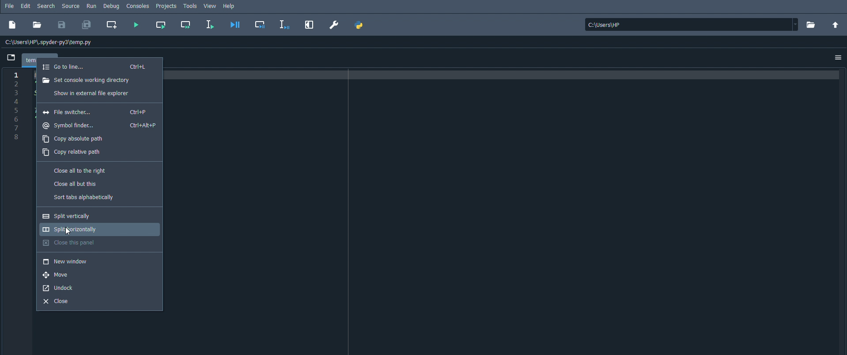 Image resolution: width=847 pixels, height=355 pixels. I want to click on Run, so click(91, 6).